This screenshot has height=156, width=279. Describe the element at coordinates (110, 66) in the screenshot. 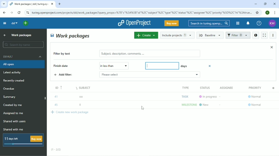

I see `Please select` at that location.